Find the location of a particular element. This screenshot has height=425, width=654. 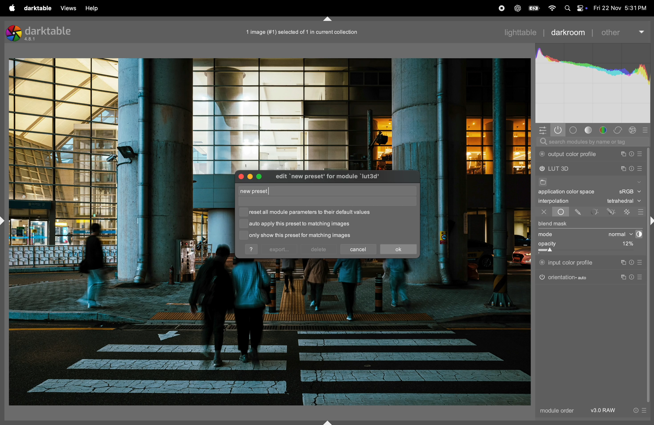

maximize is located at coordinates (261, 175).